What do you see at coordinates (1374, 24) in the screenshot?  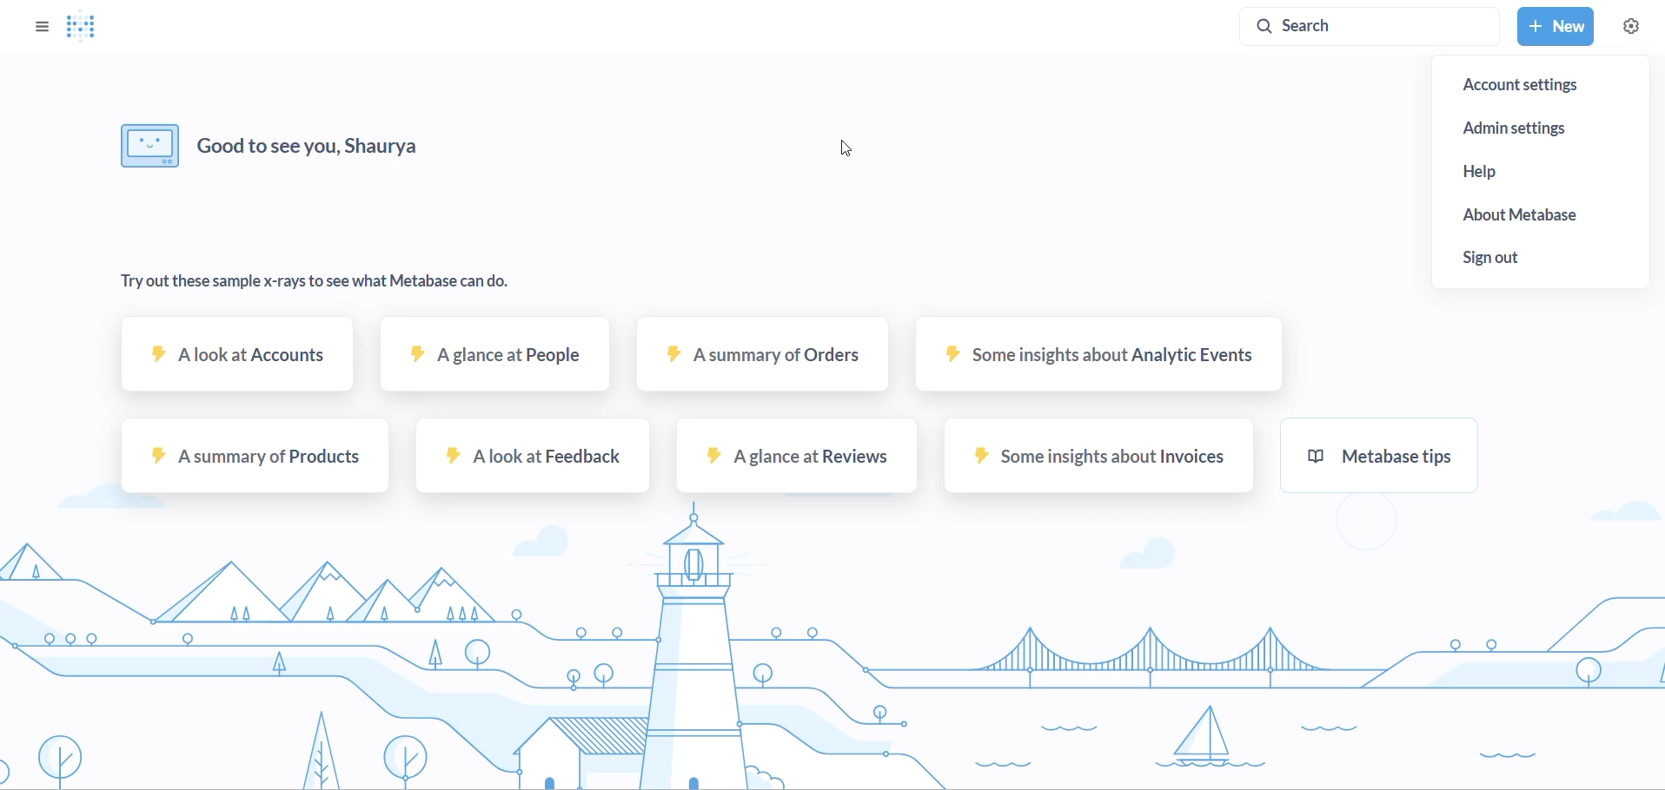 I see `SEARCH ` at bounding box center [1374, 24].